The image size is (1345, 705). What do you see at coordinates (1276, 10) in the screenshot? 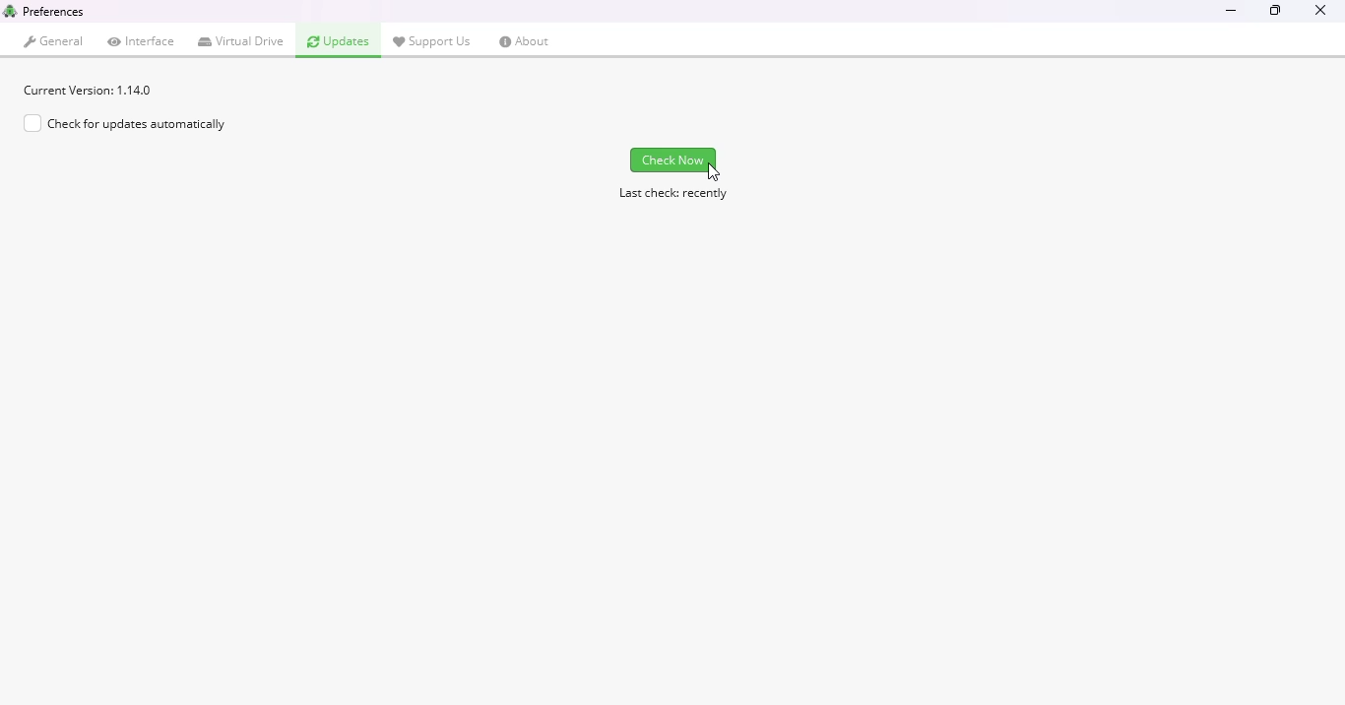
I see `maximize` at bounding box center [1276, 10].